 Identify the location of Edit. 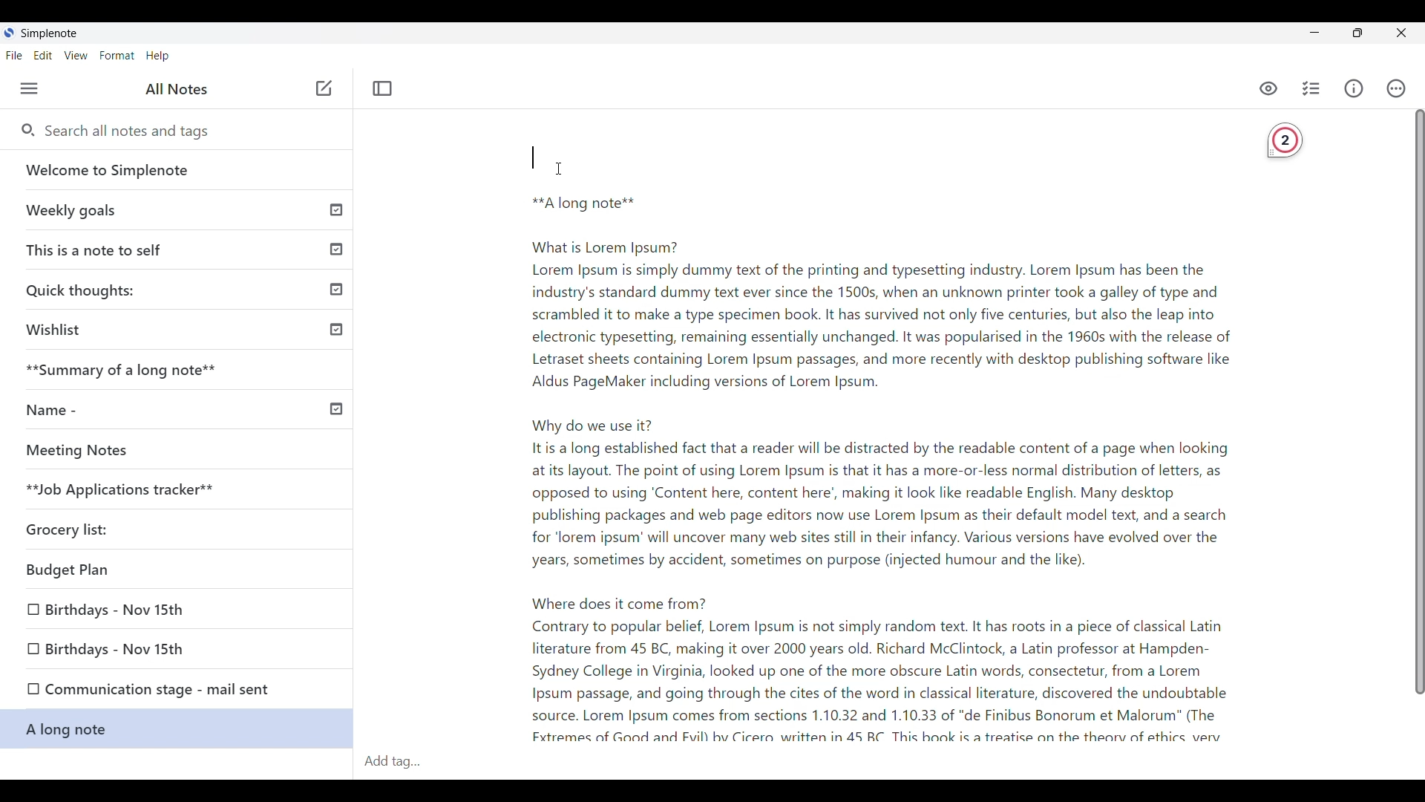
(43, 56).